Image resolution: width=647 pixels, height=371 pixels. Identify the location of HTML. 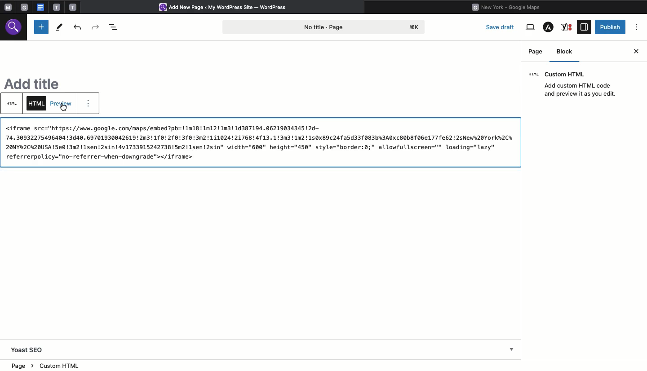
(37, 104).